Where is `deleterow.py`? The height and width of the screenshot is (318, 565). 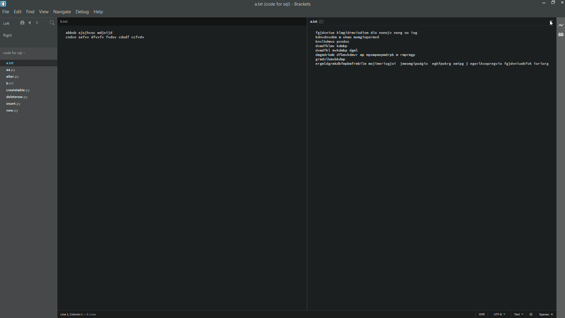 deleterow.py is located at coordinates (18, 97).